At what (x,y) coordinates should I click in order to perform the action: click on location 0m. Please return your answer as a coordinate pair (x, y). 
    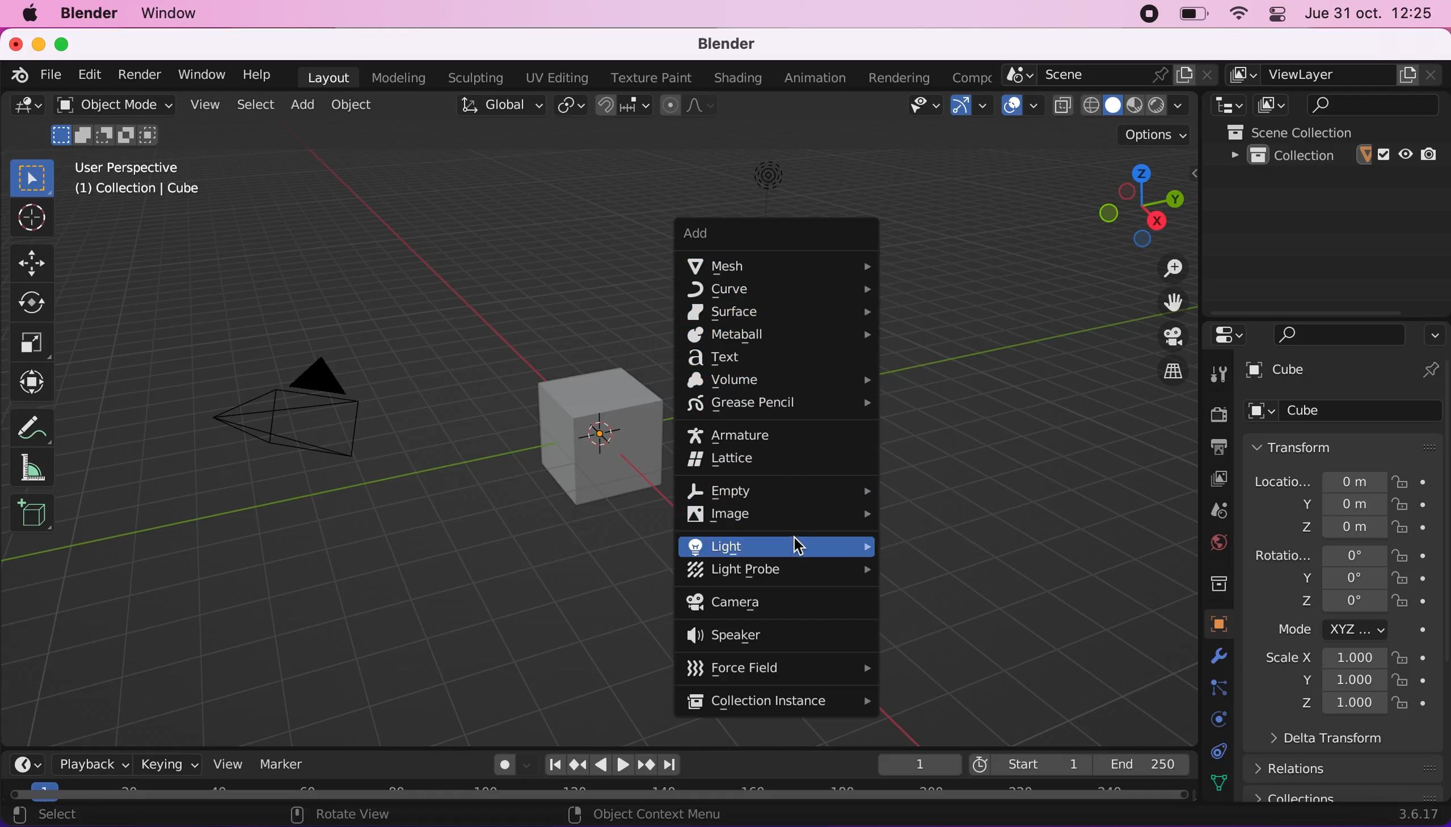
    Looking at the image, I should click on (1319, 481).